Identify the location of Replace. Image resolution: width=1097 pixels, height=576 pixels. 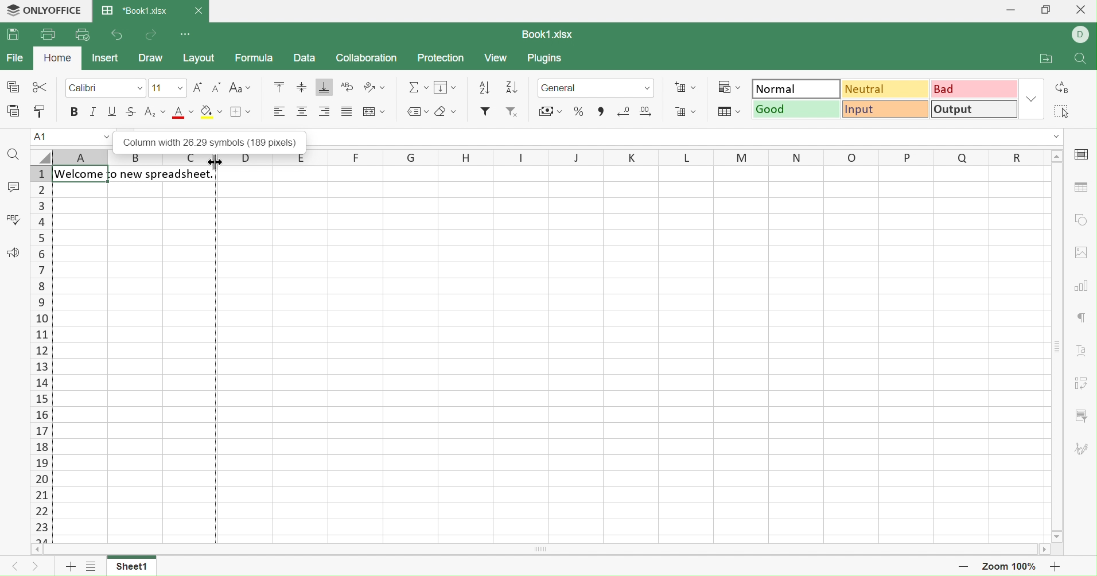
(1063, 88).